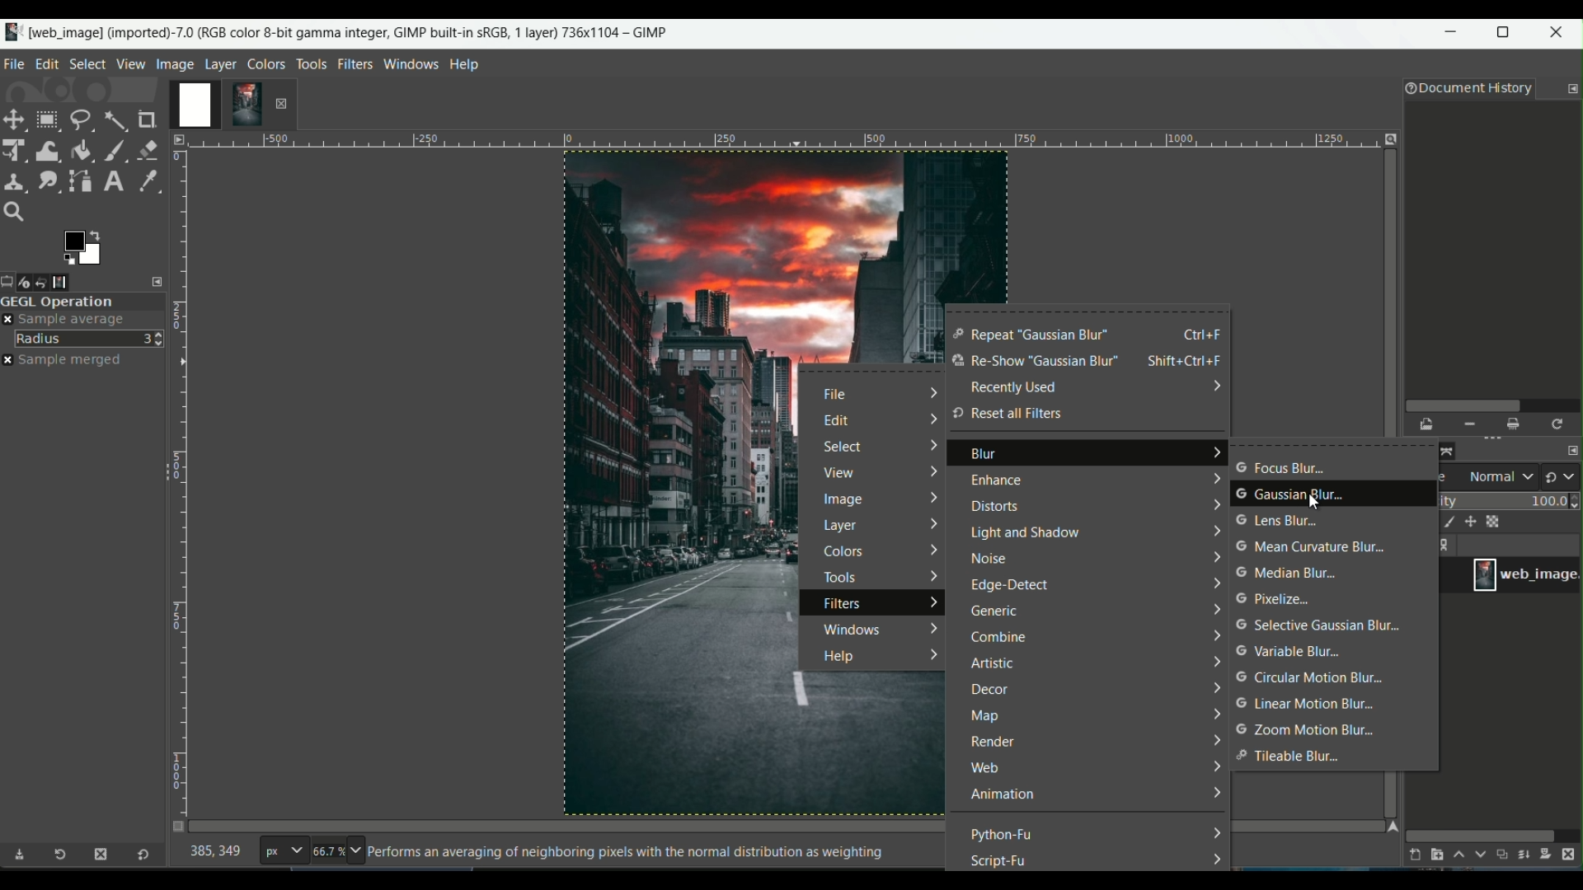 The width and height of the screenshot is (1583, 890). Describe the element at coordinates (115, 149) in the screenshot. I see `paintbrush tool` at that location.